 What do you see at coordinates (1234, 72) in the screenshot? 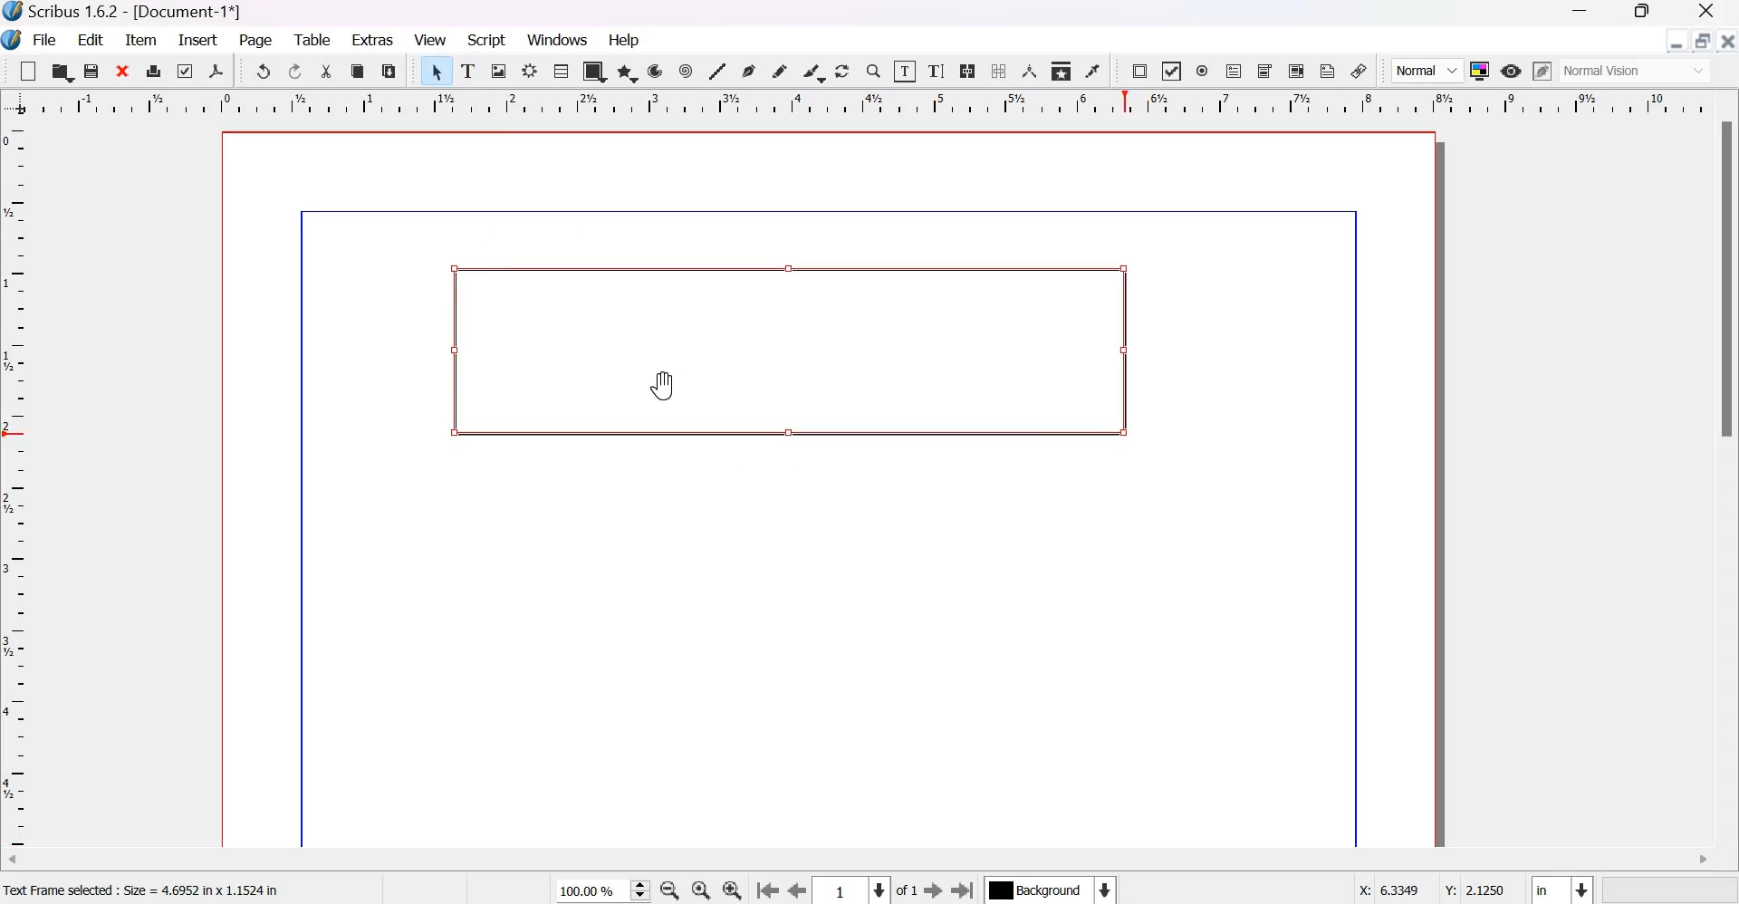
I see `PDF text field` at bounding box center [1234, 72].